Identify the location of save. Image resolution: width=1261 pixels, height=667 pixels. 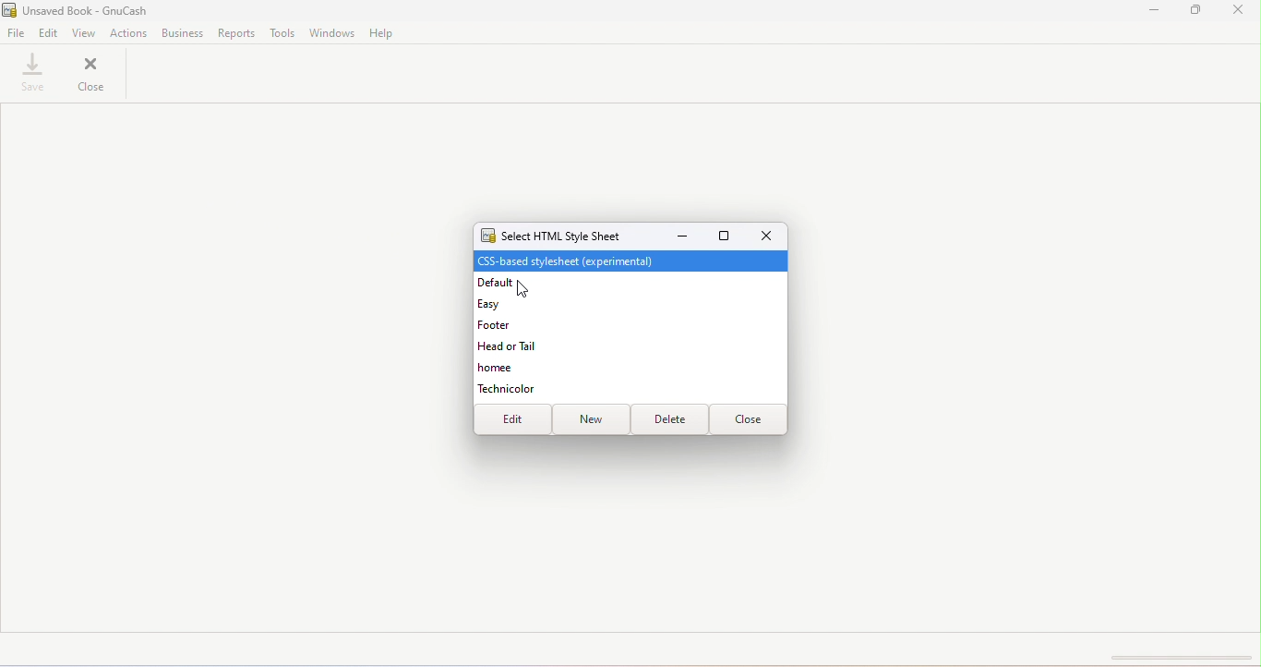
(33, 77).